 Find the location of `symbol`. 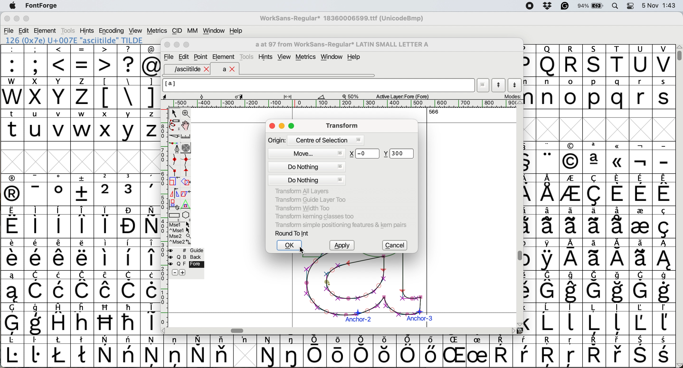

symbol is located at coordinates (129, 255).